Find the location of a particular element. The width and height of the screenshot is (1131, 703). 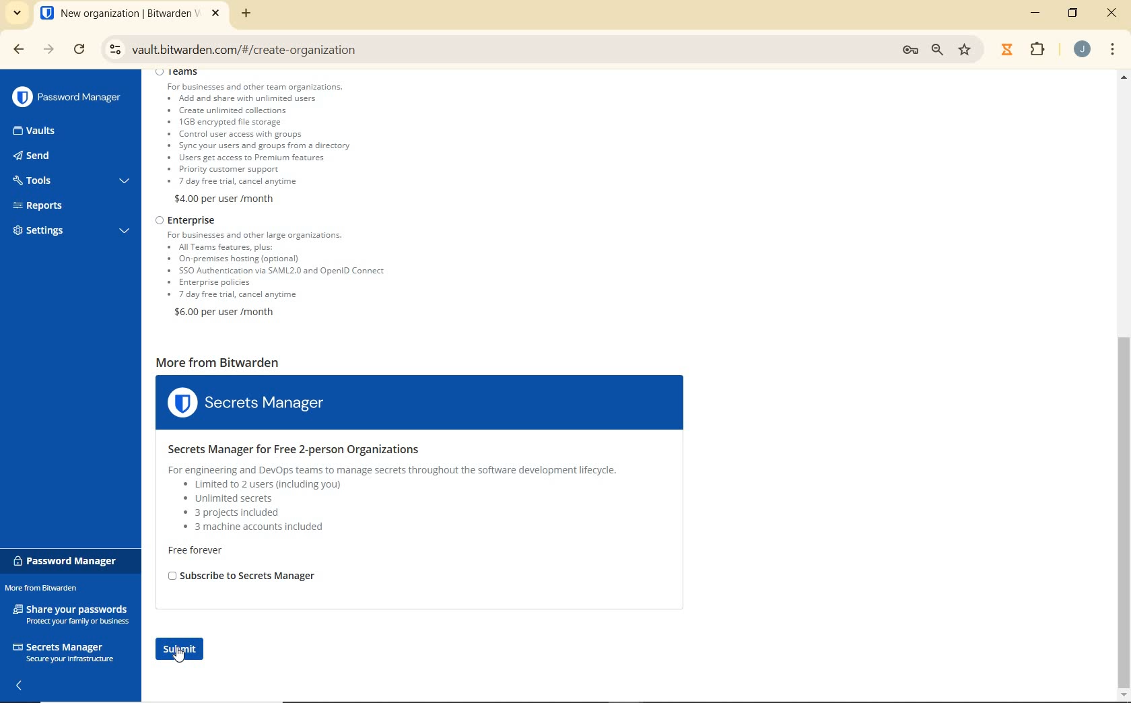

address bar is located at coordinates (492, 48).